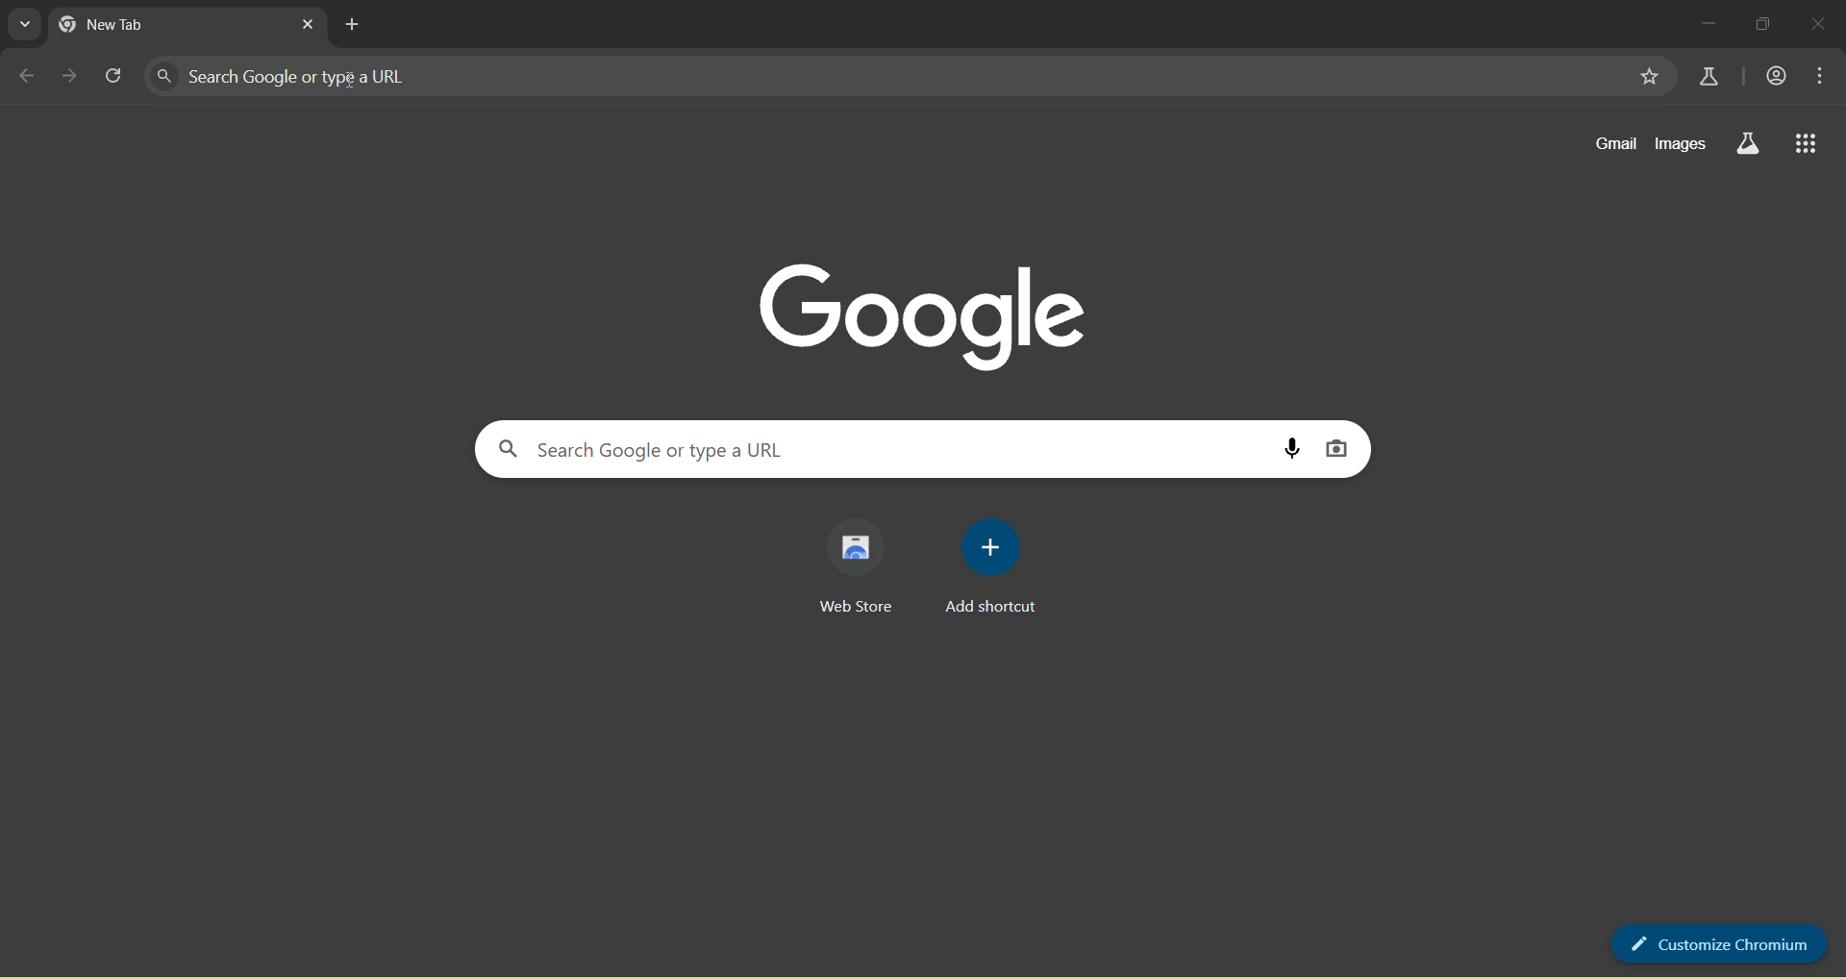  What do you see at coordinates (885, 75) in the screenshot?
I see `Search Google or type a URL` at bounding box center [885, 75].